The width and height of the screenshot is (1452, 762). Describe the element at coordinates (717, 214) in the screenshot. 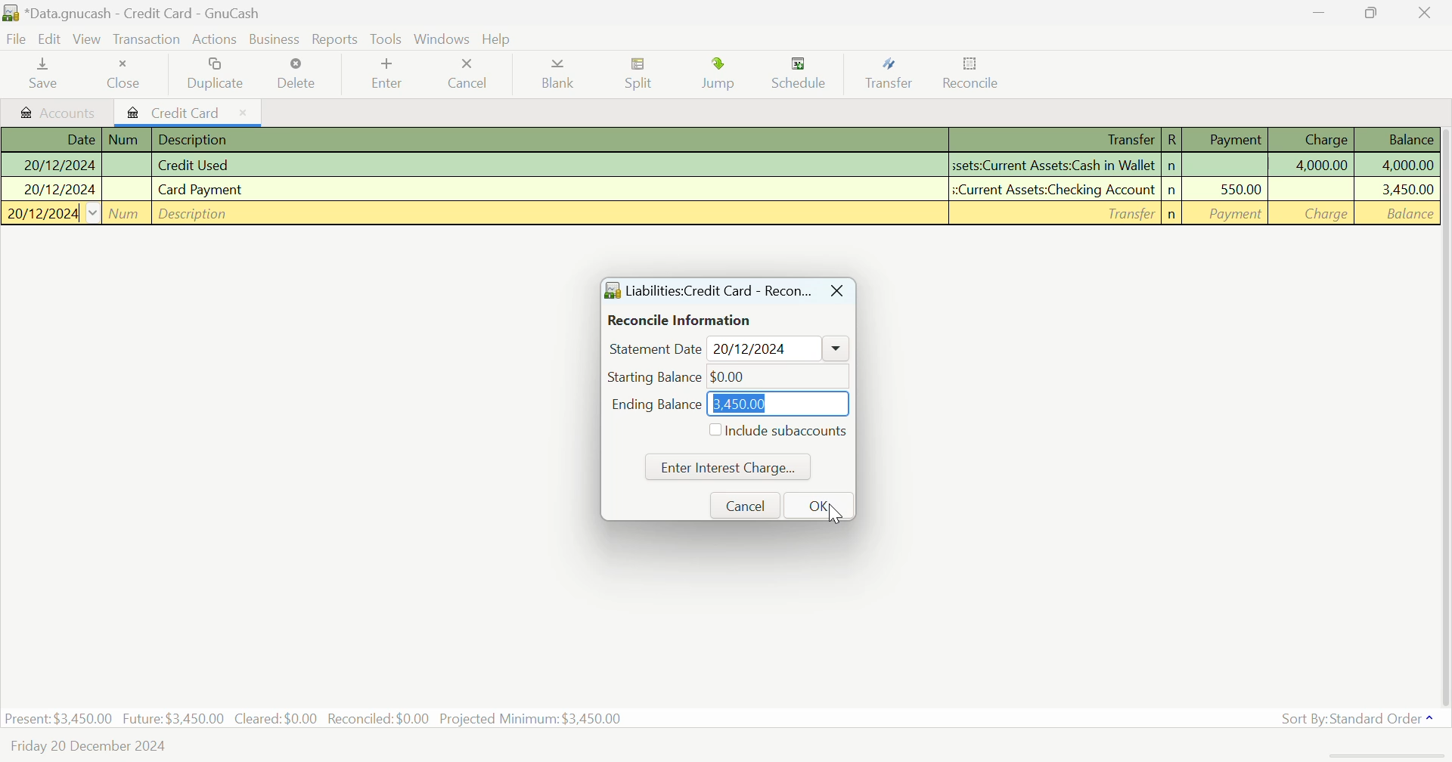

I see `New Transaction Field` at that location.